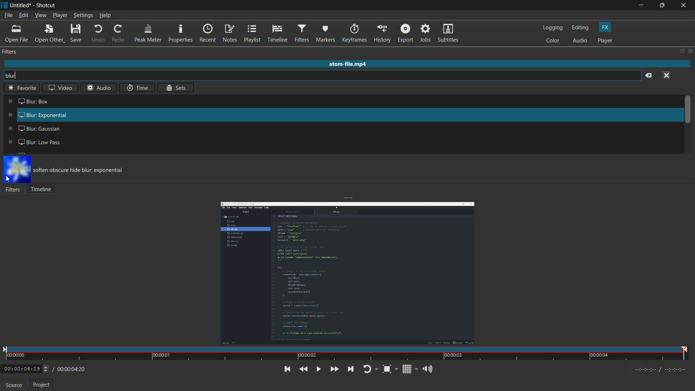 The height and width of the screenshot is (391, 695). Describe the element at coordinates (582, 28) in the screenshot. I see `editing` at that location.